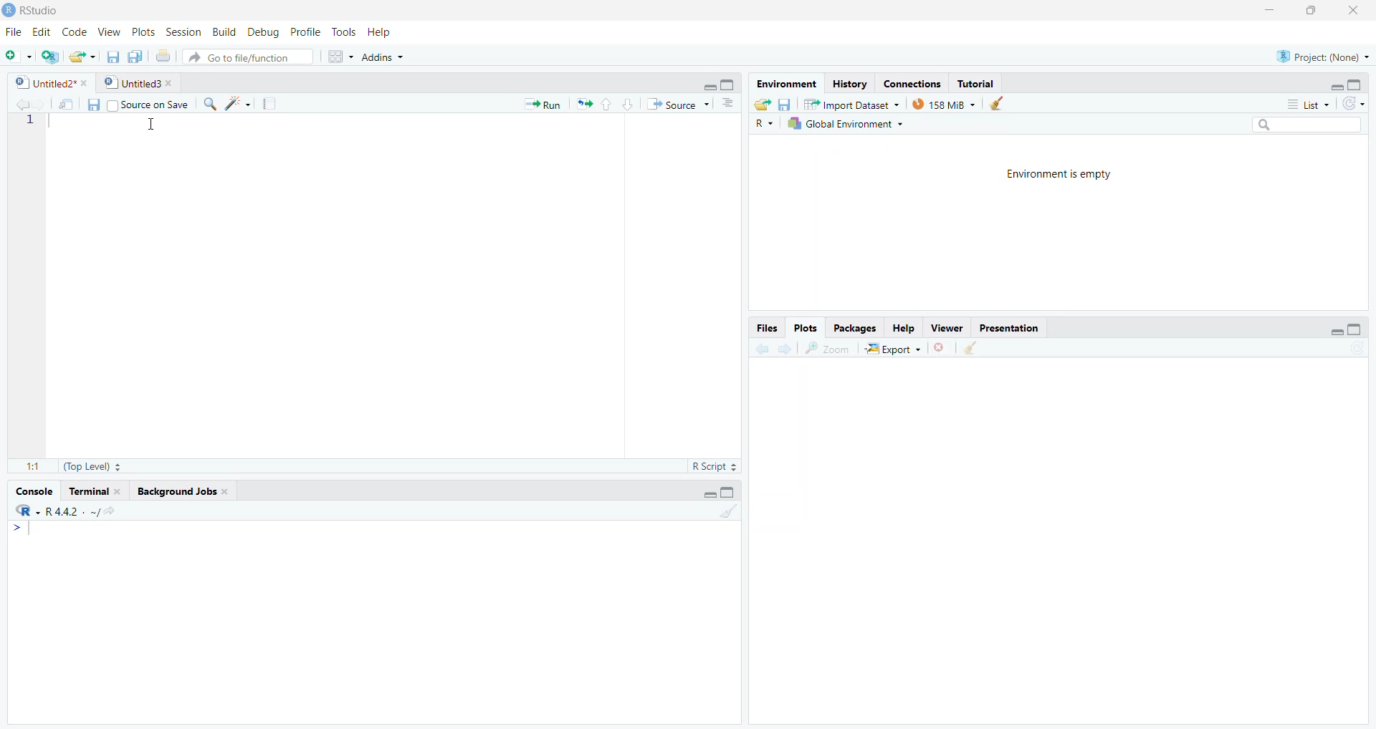 Image resolution: width=1376 pixels, height=729 pixels. What do you see at coordinates (1357, 102) in the screenshot?
I see `Refresh` at bounding box center [1357, 102].